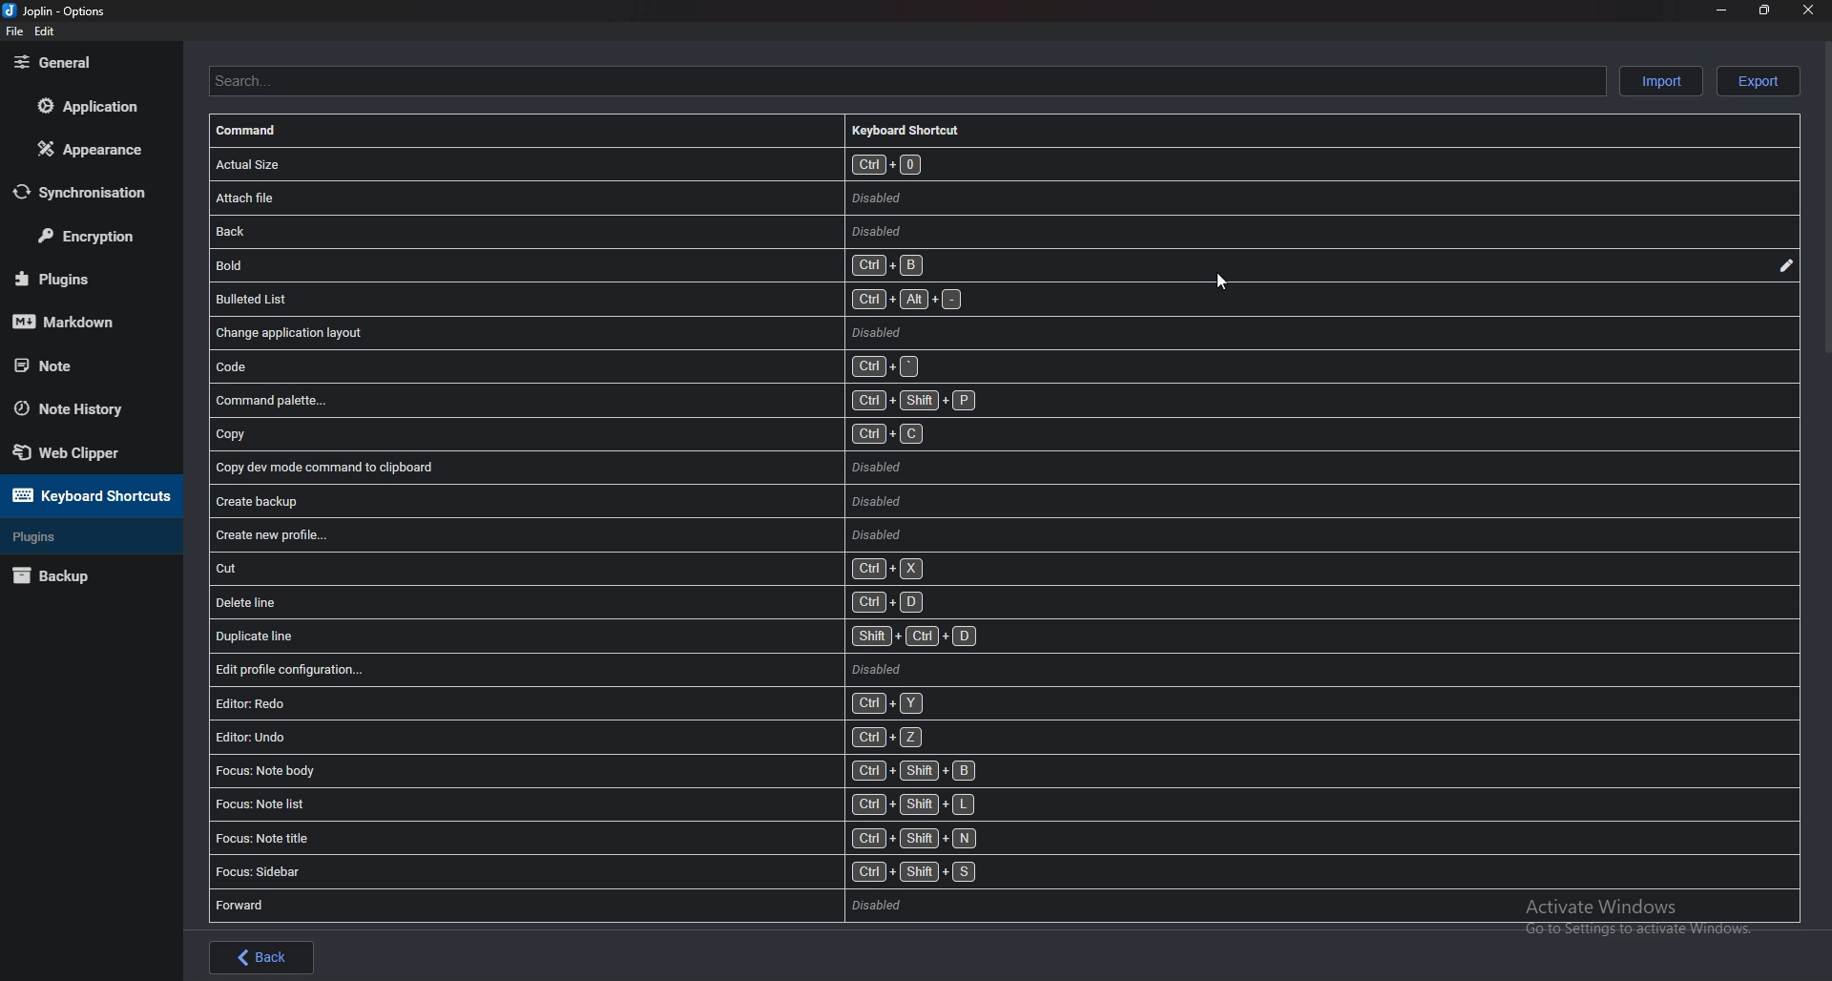  I want to click on Synchronization, so click(93, 191).